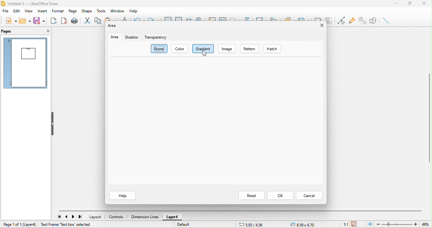 The image size is (432, 228). I want to click on none, so click(159, 49).